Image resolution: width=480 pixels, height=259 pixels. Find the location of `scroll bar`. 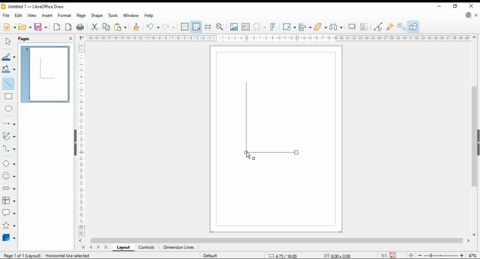

scroll bar is located at coordinates (474, 136).